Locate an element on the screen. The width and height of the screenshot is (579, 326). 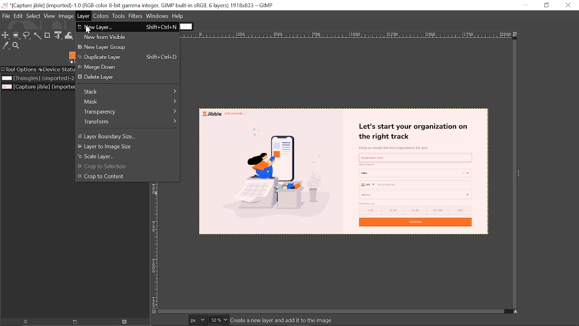
Tools is located at coordinates (118, 16).